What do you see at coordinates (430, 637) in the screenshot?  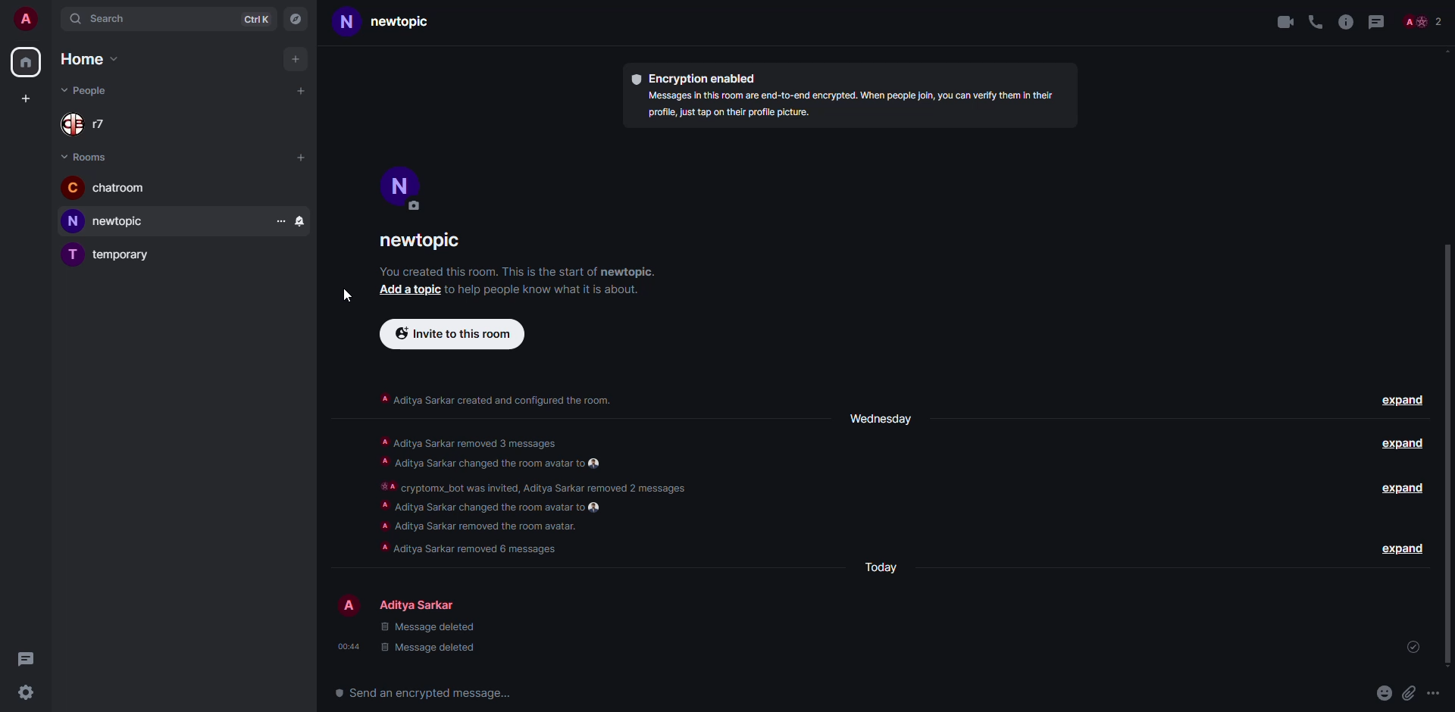 I see `deleted` at bounding box center [430, 637].